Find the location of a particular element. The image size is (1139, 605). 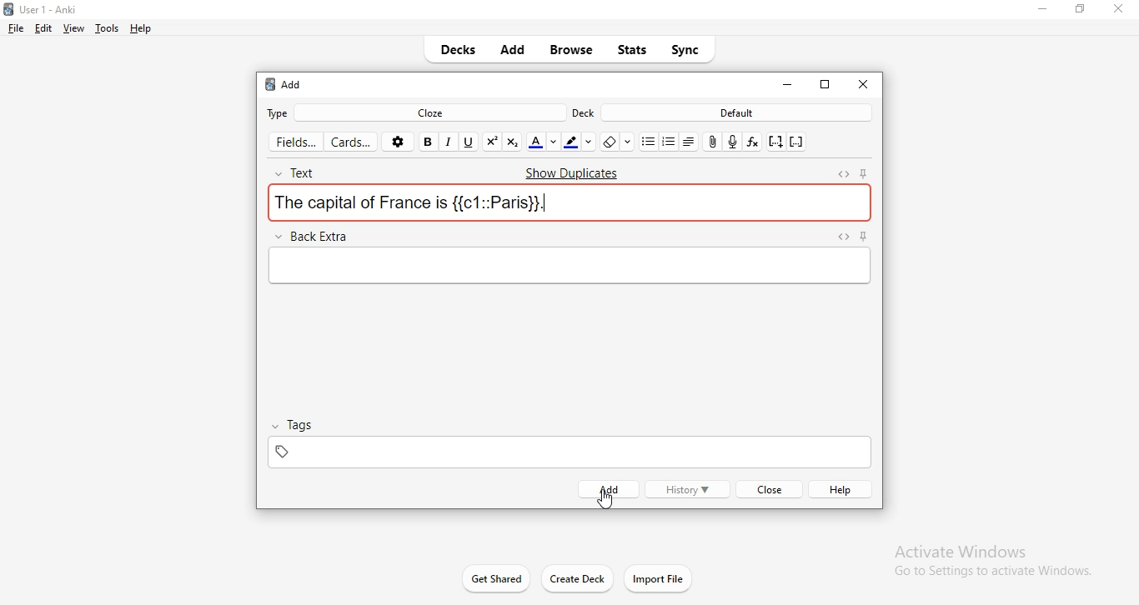

underline is located at coordinates (470, 141).